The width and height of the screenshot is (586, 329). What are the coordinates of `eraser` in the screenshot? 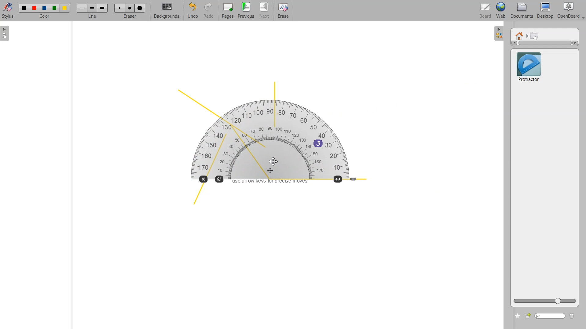 It's located at (129, 18).